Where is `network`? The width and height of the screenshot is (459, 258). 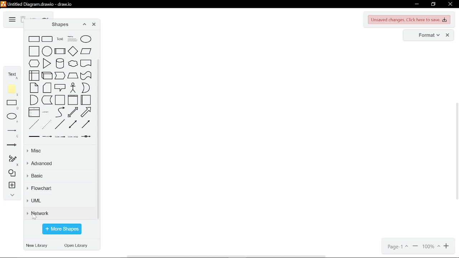
network is located at coordinates (60, 213).